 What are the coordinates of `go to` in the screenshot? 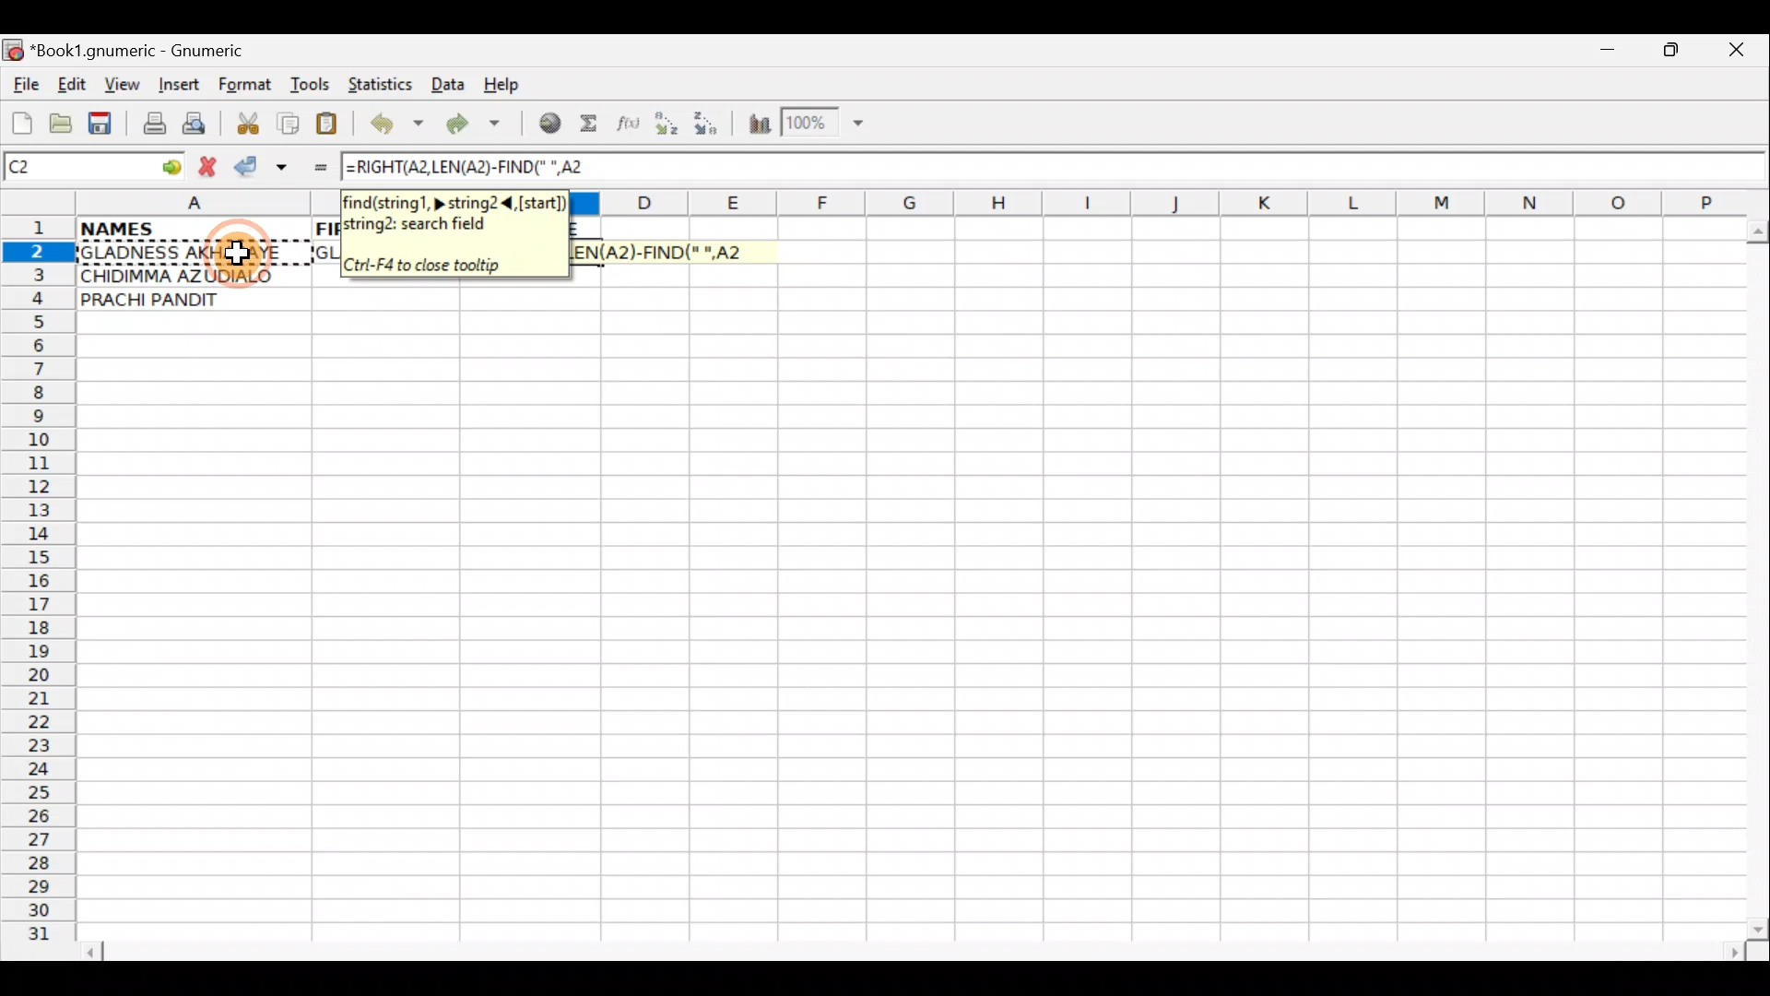 It's located at (170, 164).